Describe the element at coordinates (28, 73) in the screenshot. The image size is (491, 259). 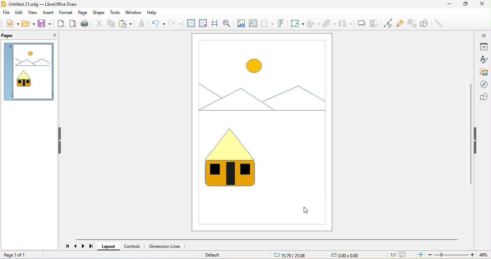
I see `page preview` at that location.